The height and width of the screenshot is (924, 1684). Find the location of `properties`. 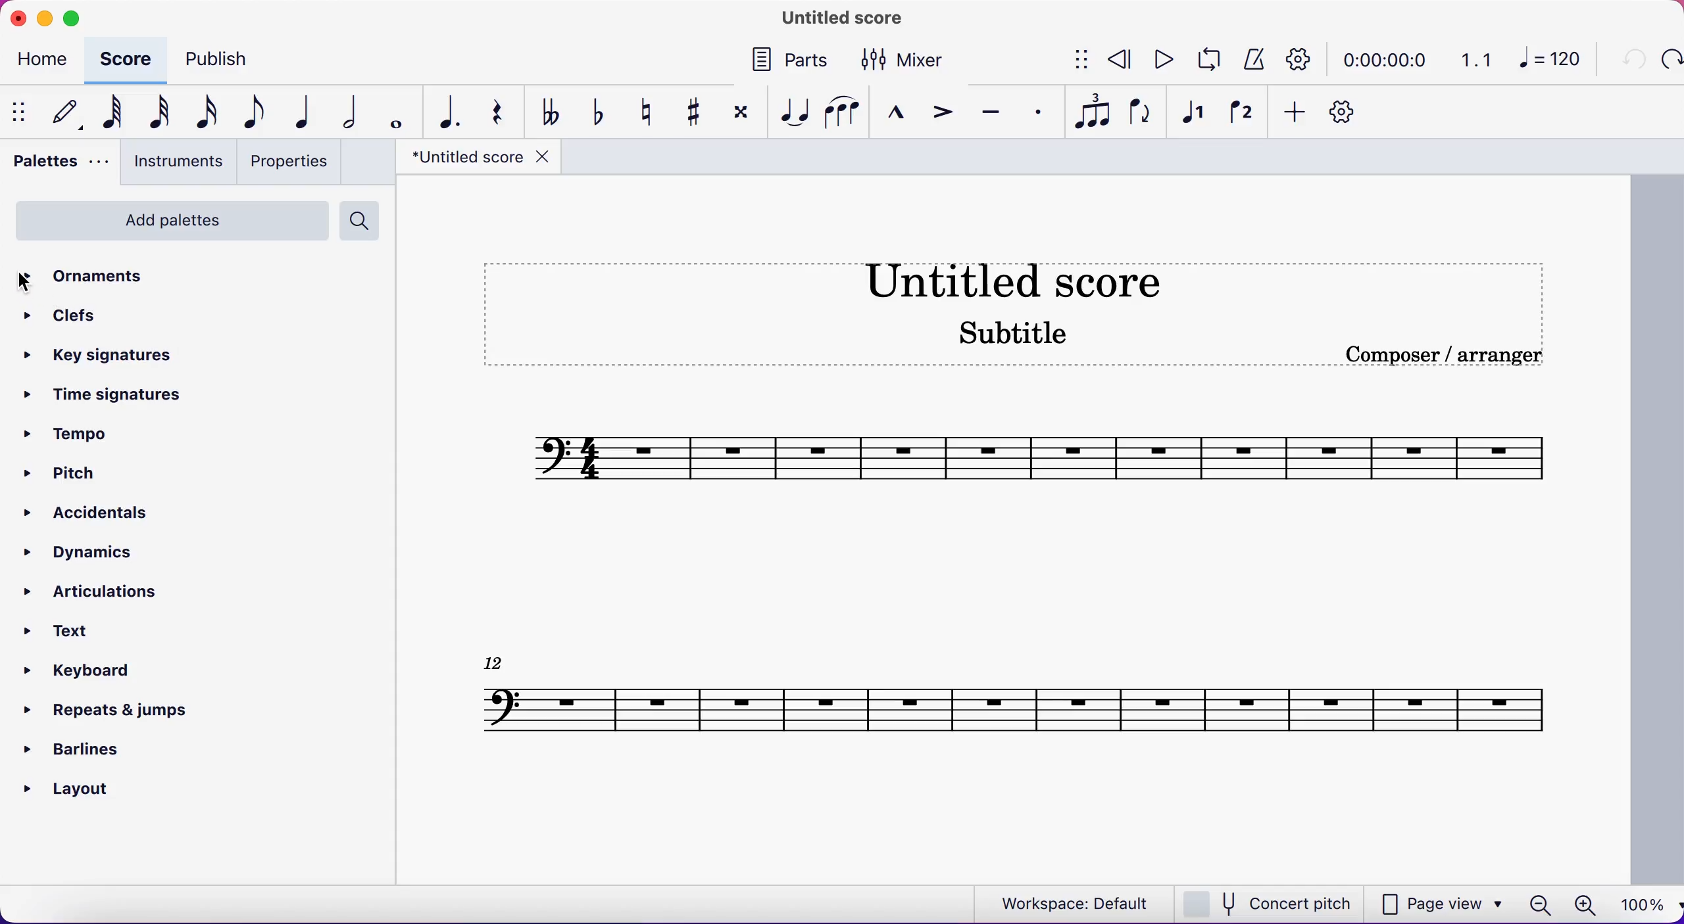

properties is located at coordinates (293, 164).